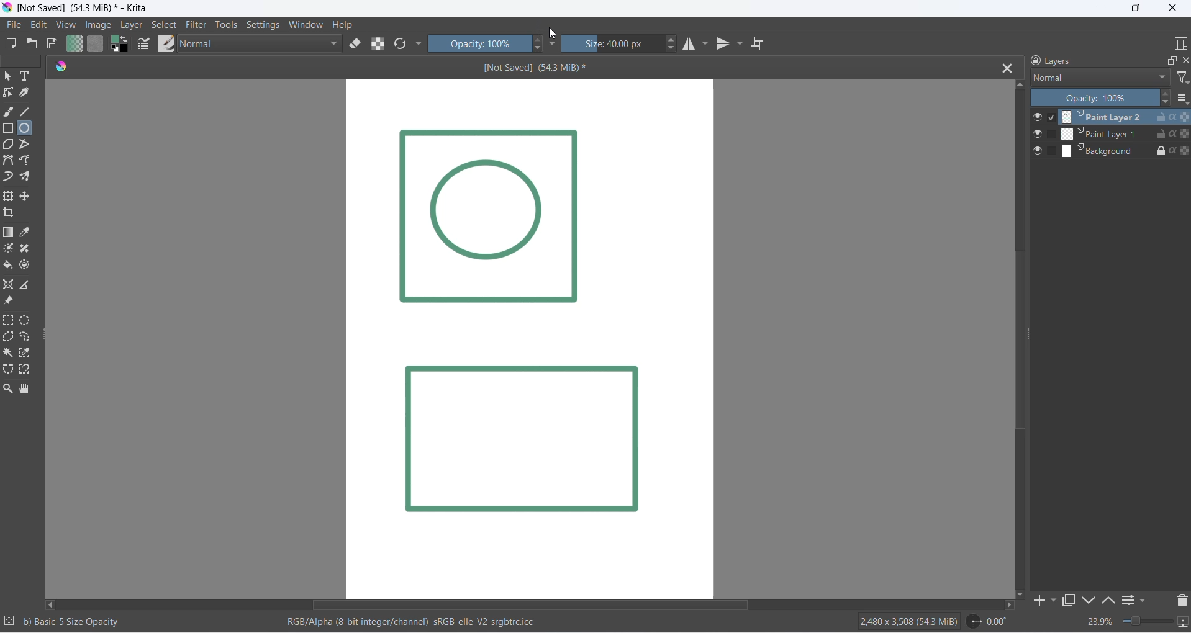 This screenshot has width=1191, height=633. What do you see at coordinates (1087, 60) in the screenshot?
I see `layers heading` at bounding box center [1087, 60].